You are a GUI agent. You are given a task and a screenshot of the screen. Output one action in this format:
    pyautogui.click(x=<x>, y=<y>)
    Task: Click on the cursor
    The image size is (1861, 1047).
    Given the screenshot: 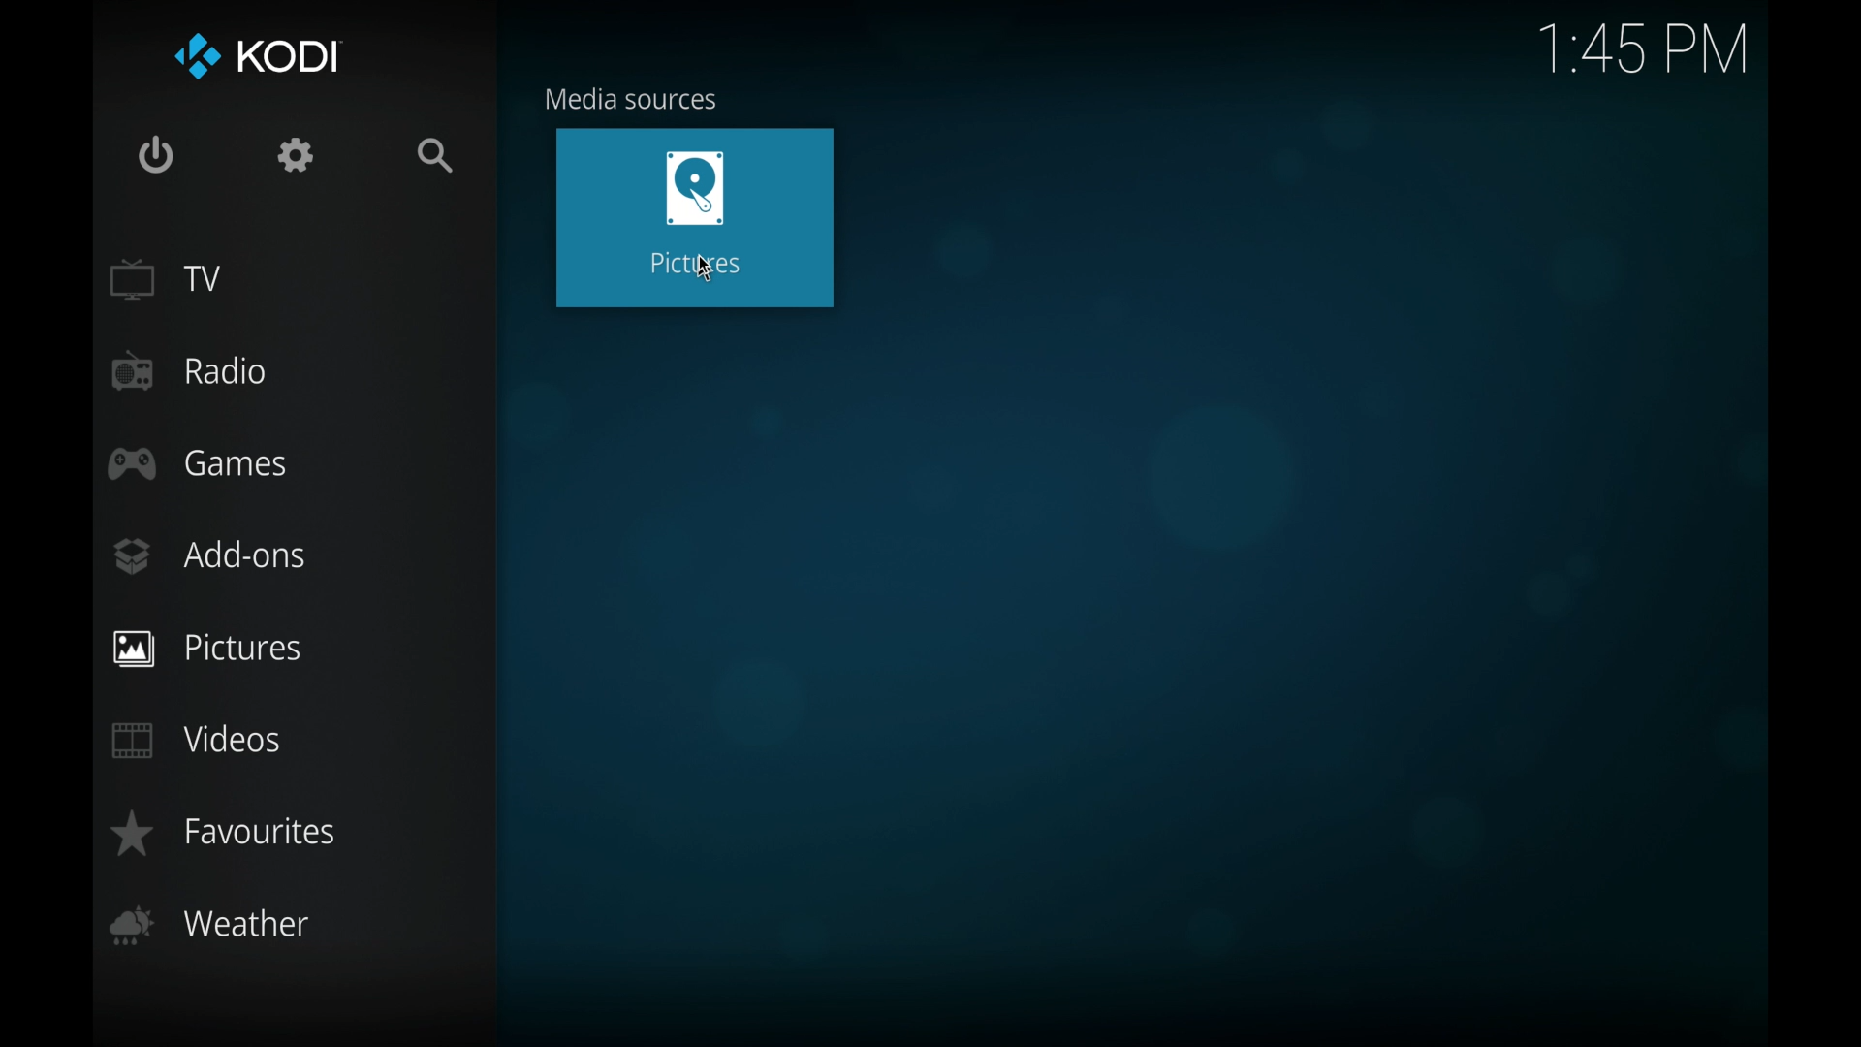 What is the action you would take?
    pyautogui.click(x=705, y=270)
    